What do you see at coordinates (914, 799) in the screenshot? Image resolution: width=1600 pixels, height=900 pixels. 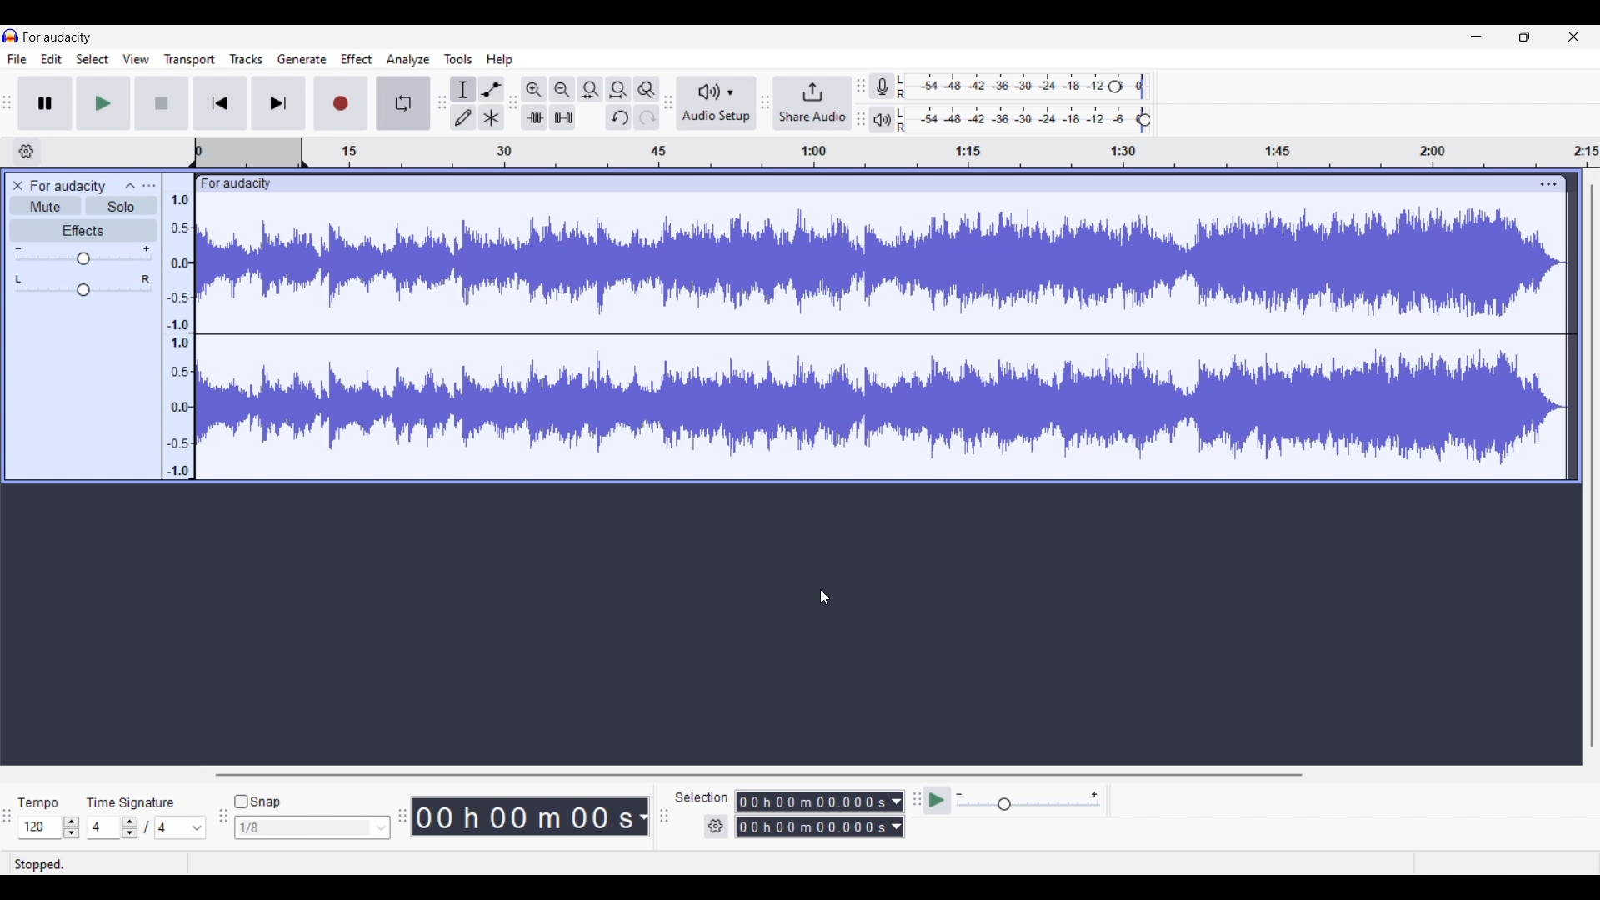 I see `signature time tool bar` at bounding box center [914, 799].